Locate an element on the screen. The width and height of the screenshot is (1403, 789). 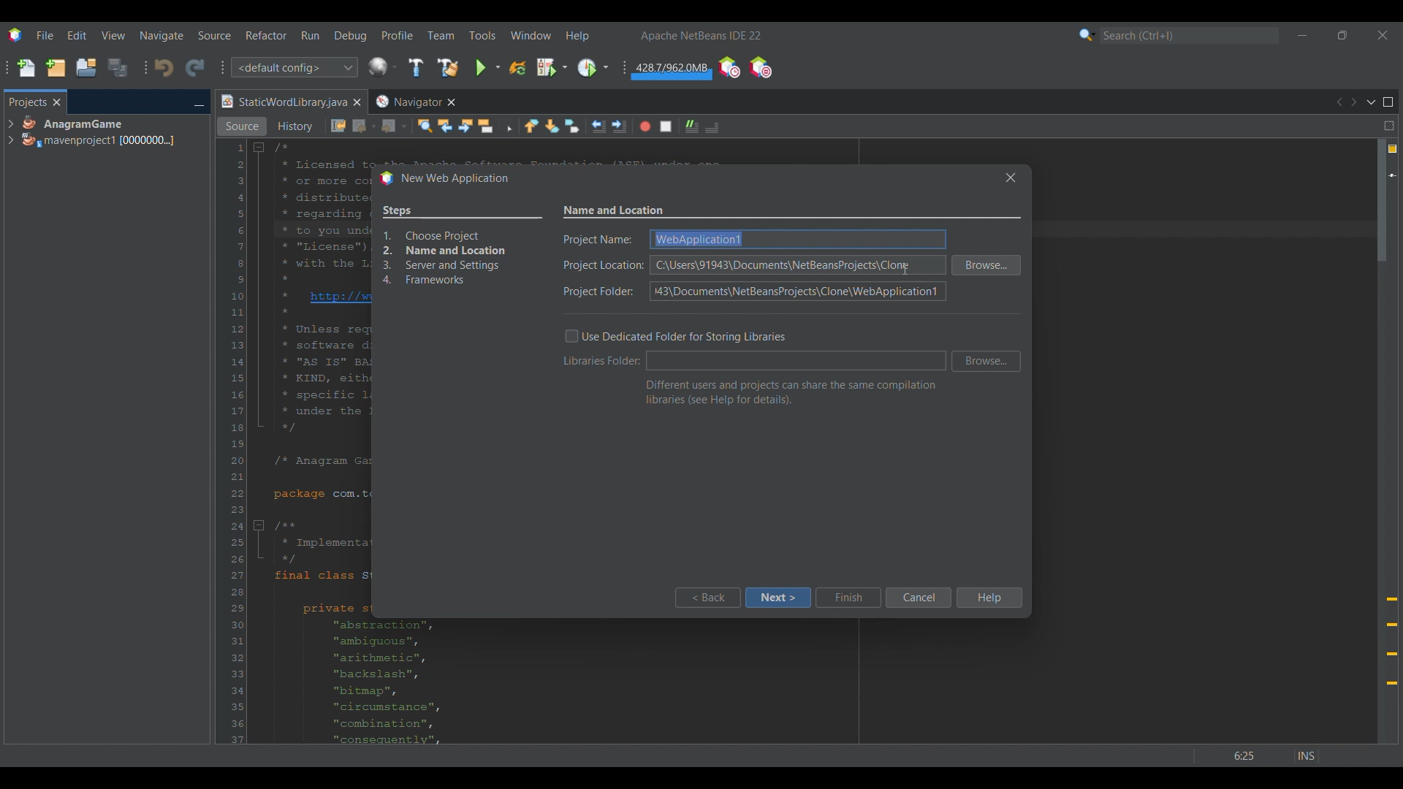
Pause I/O checks is located at coordinates (760, 67).